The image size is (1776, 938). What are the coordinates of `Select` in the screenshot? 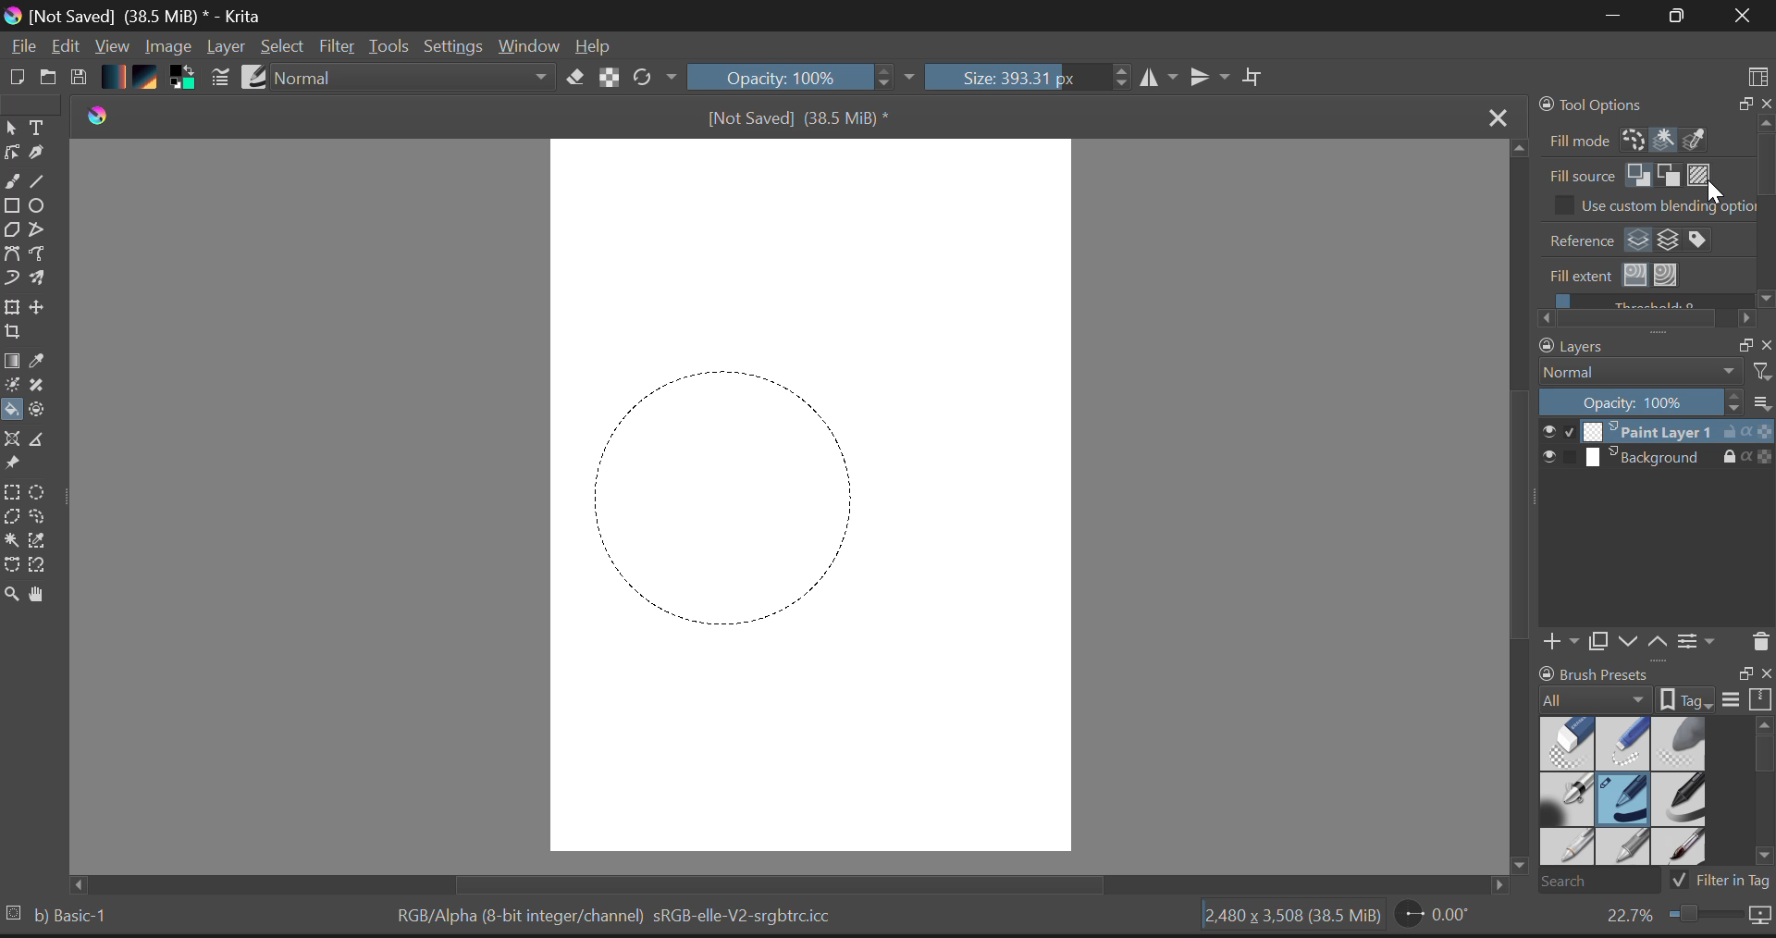 It's located at (11, 129).